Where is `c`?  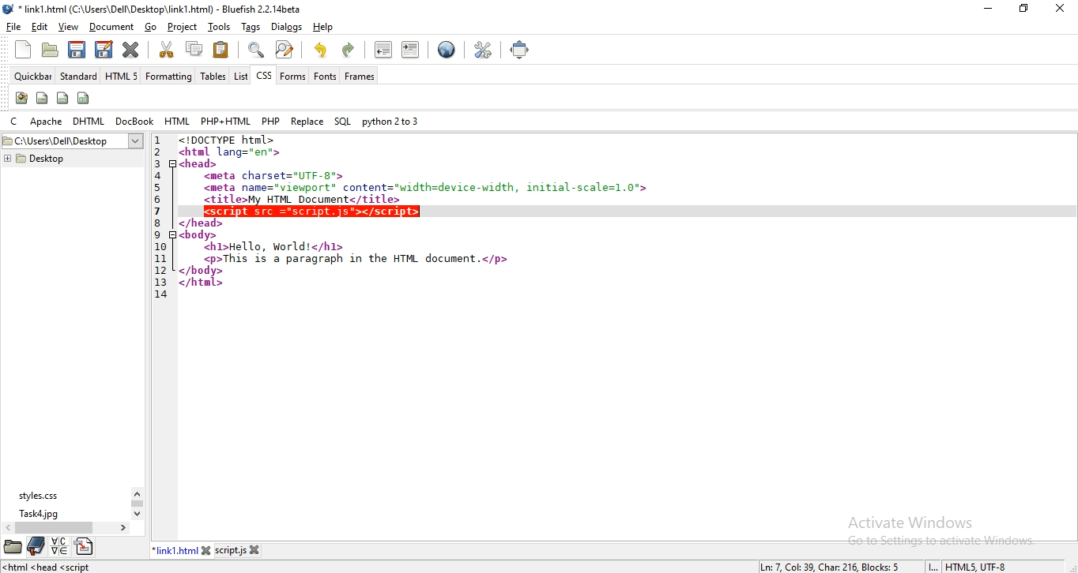
c is located at coordinates (16, 122).